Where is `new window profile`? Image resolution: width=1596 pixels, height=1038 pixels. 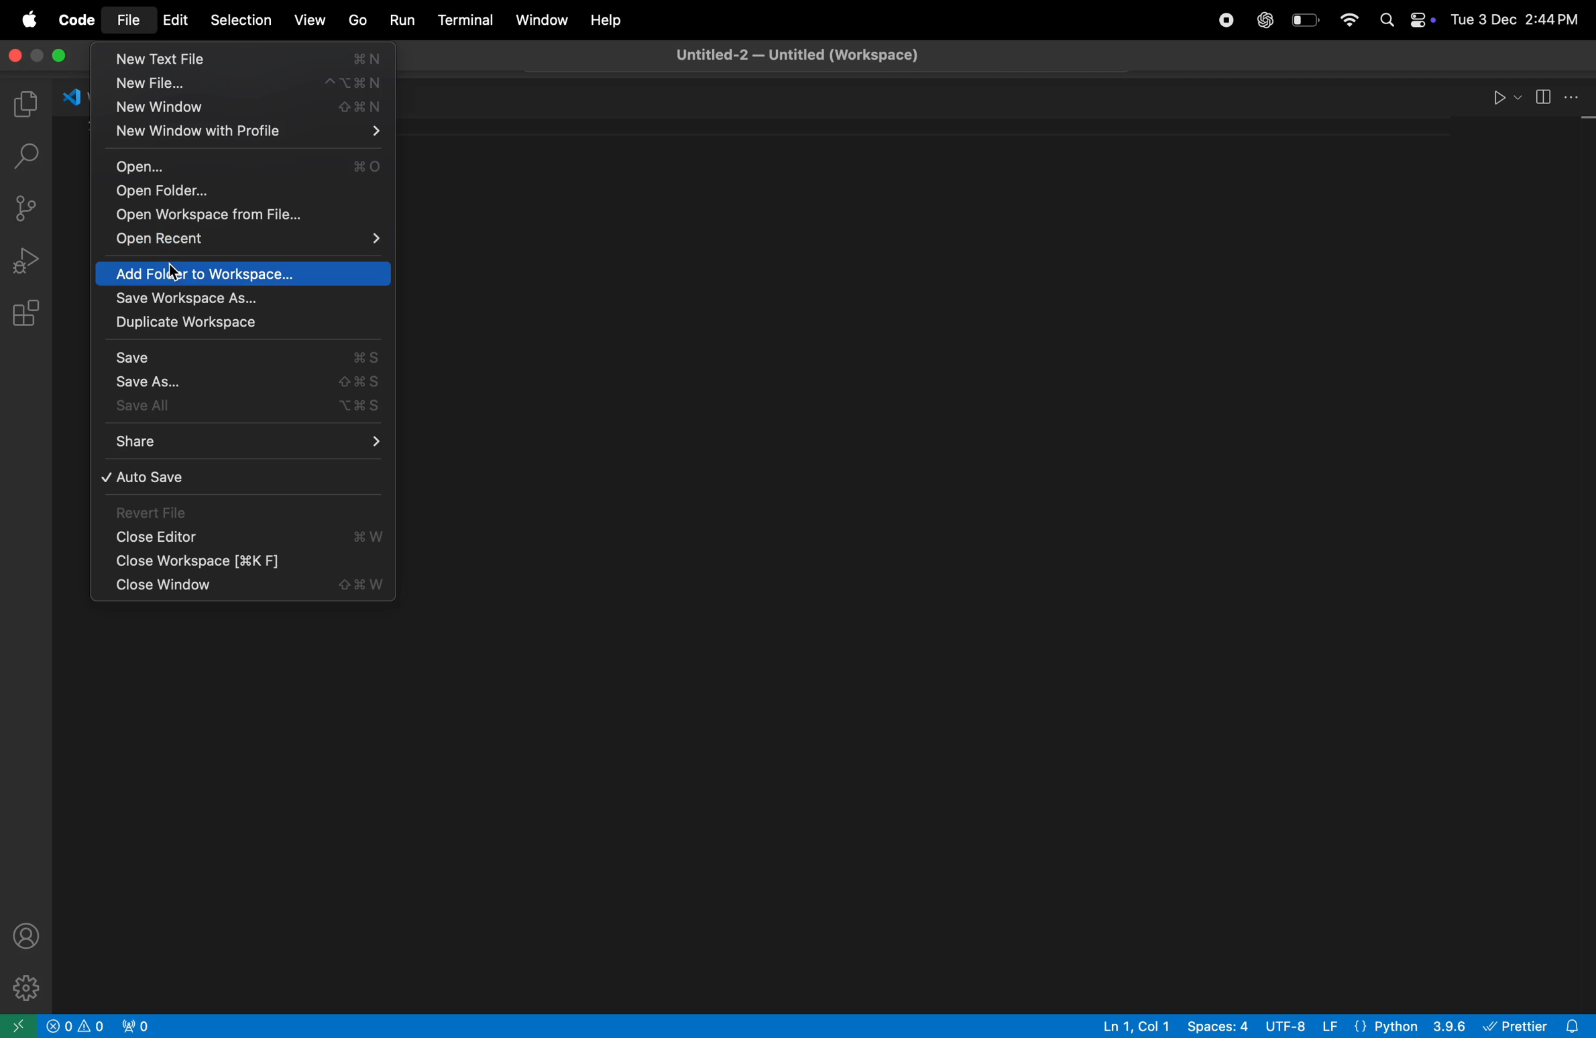 new window profile is located at coordinates (247, 133).